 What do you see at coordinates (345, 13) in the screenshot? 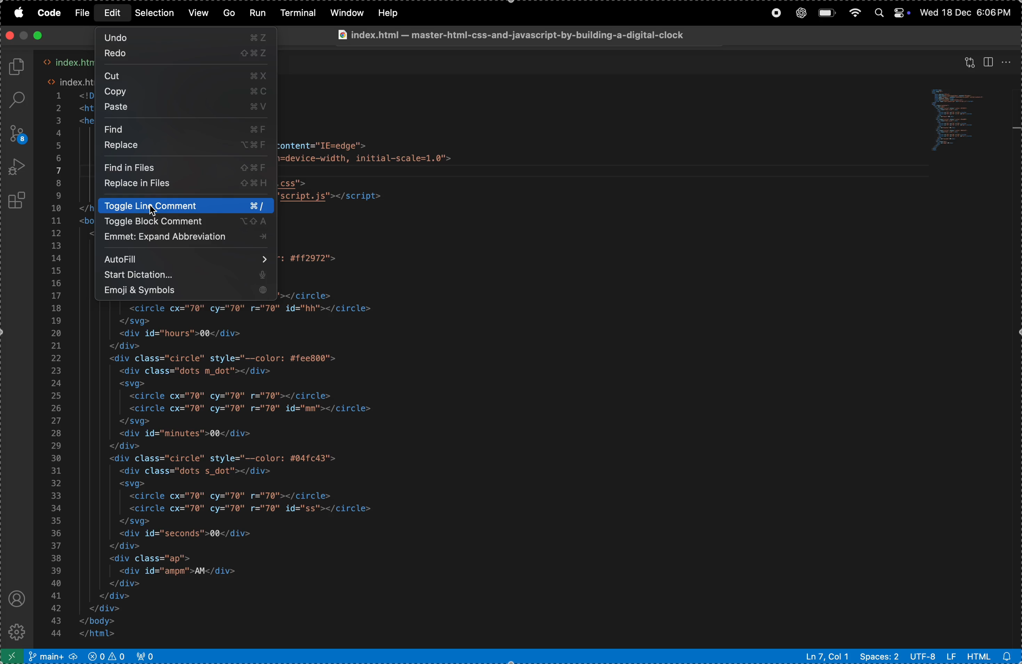
I see `window` at bounding box center [345, 13].